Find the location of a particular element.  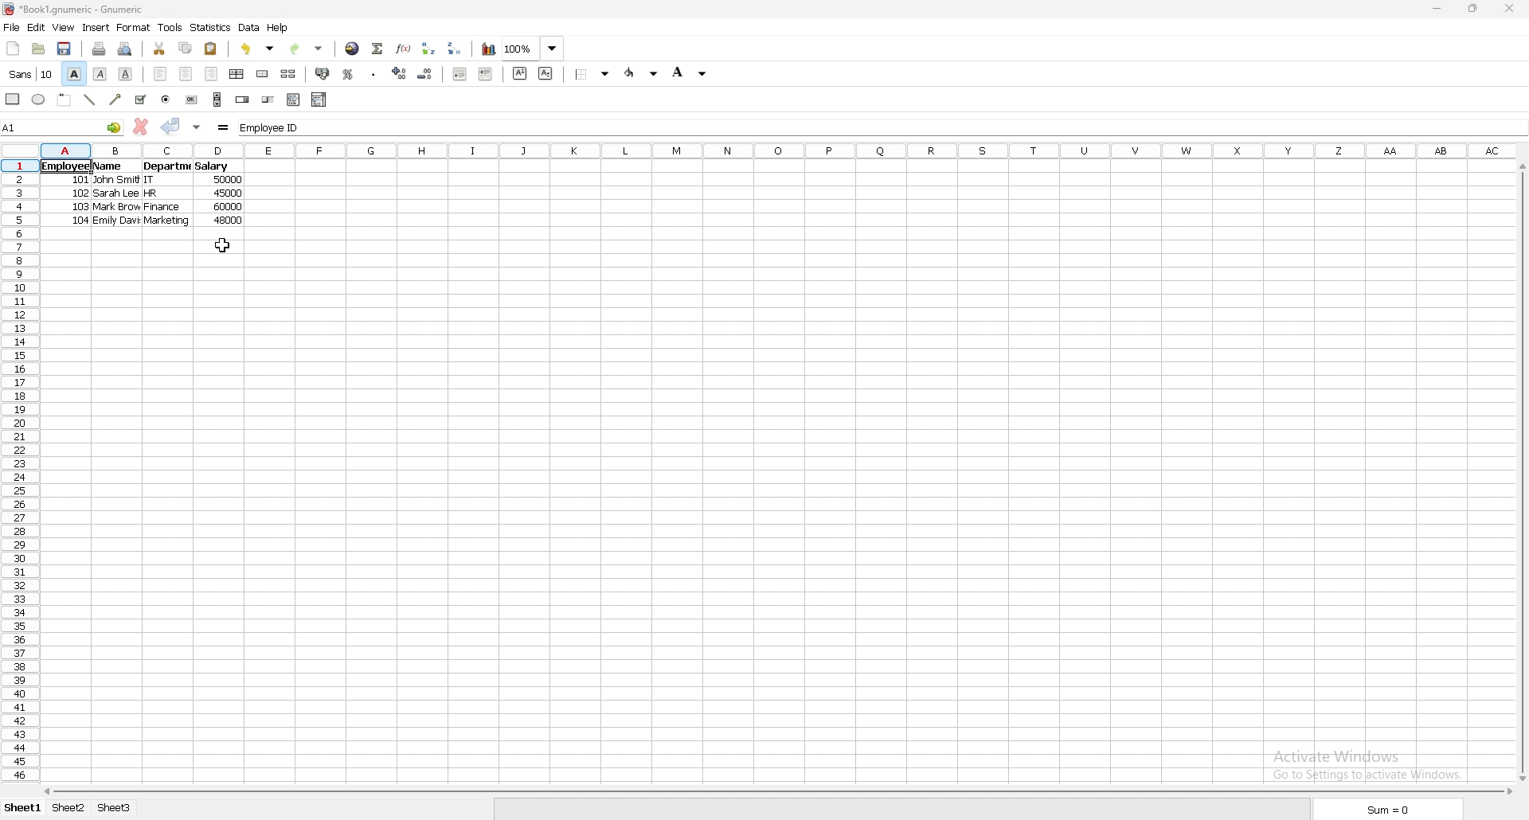

view is located at coordinates (63, 27).